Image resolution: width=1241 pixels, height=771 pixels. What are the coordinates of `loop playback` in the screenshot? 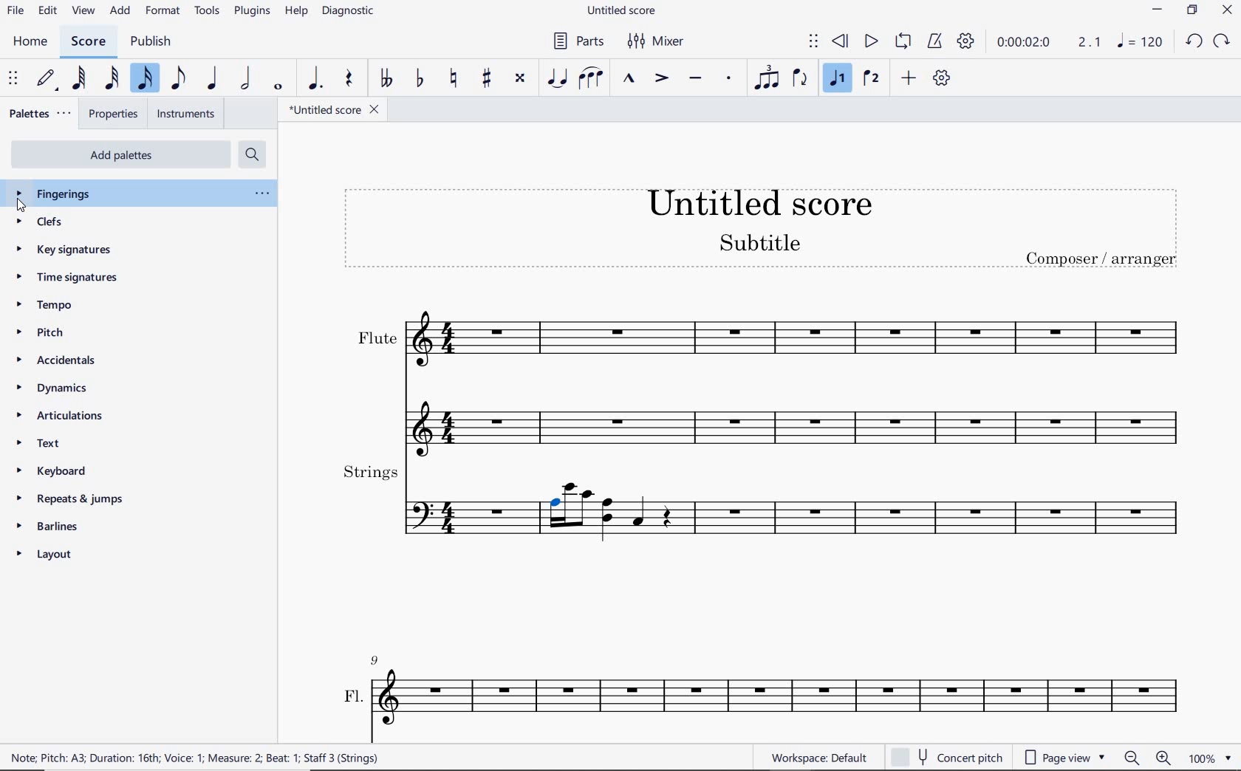 It's located at (903, 42).